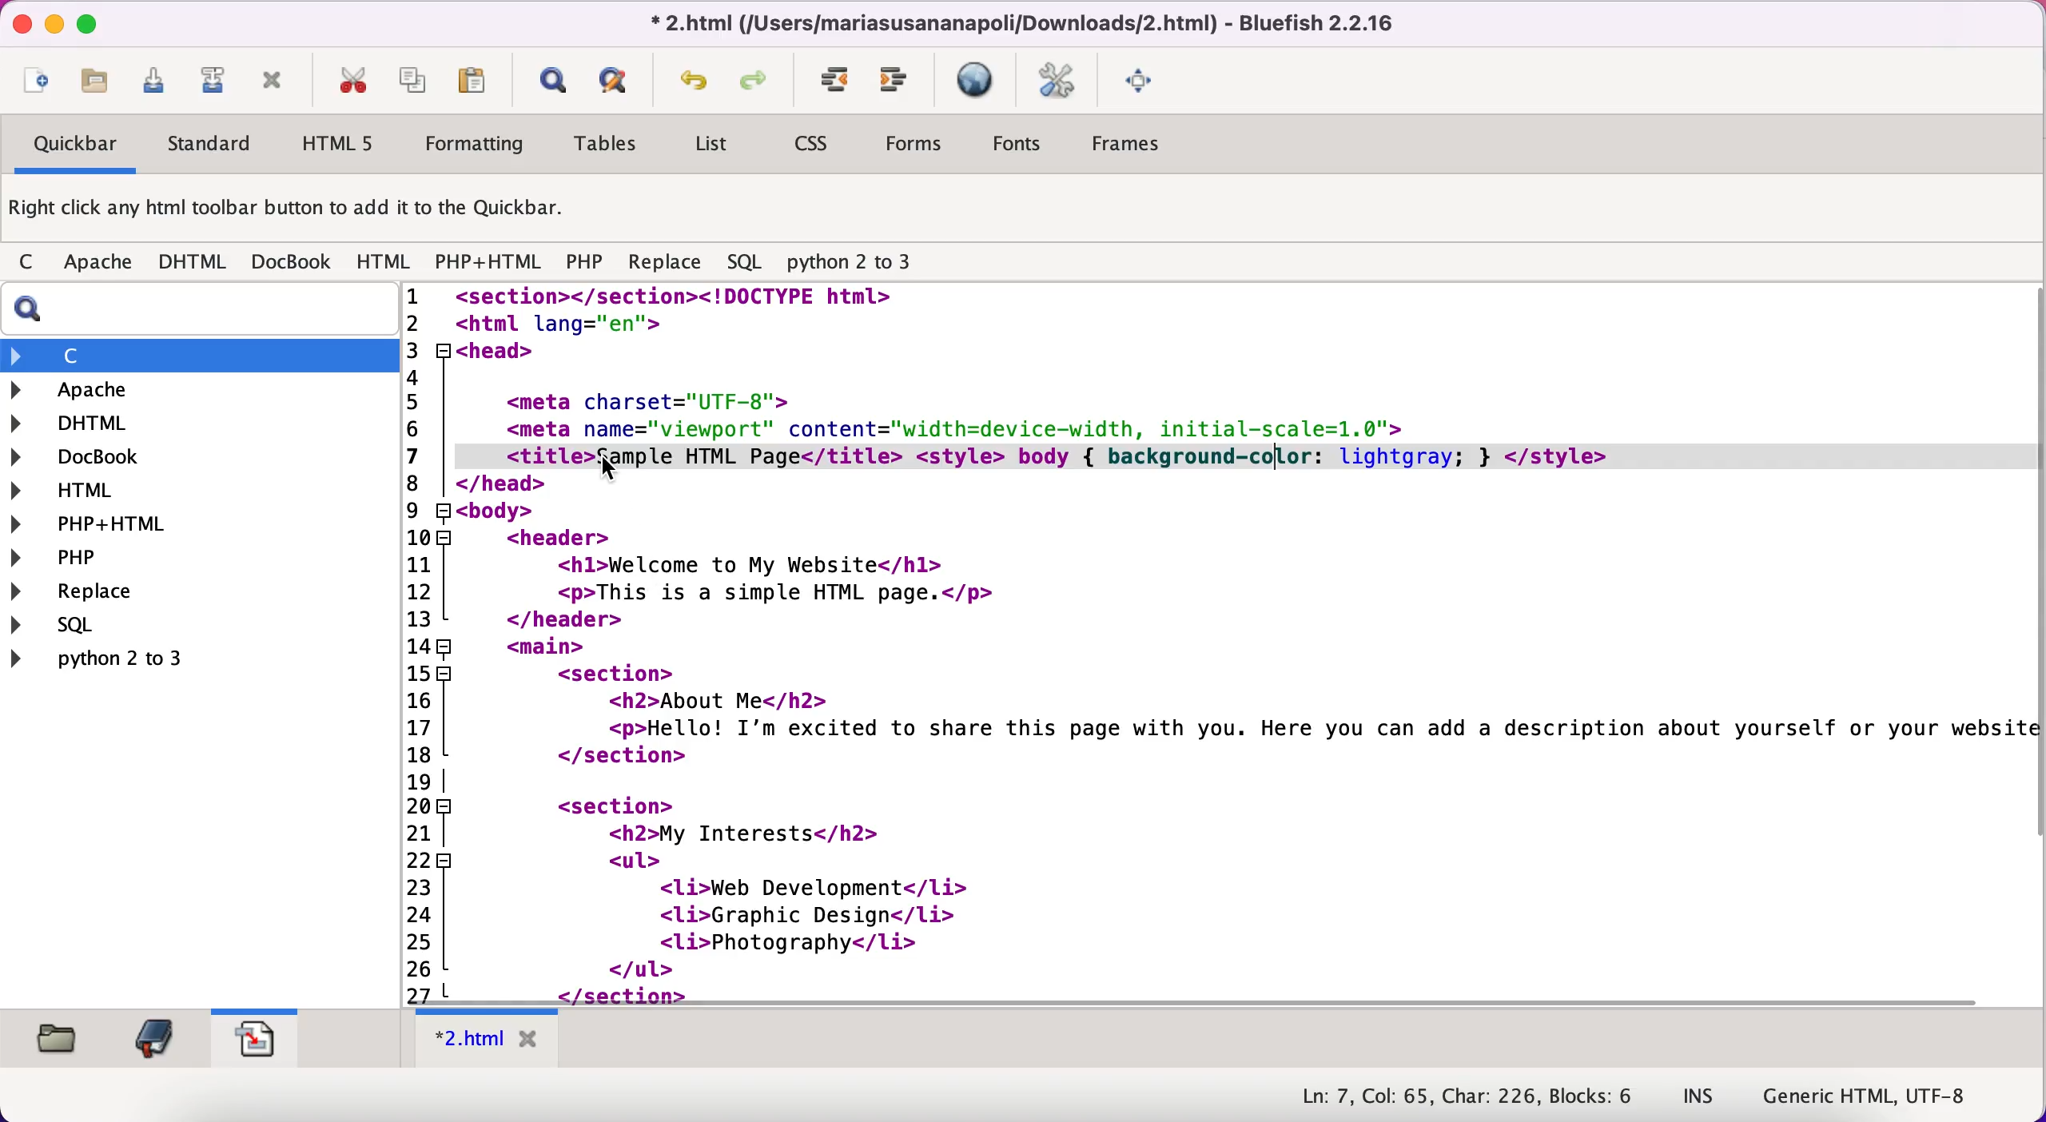 Image resolution: width=2046 pixels, height=1122 pixels. What do you see at coordinates (100, 557) in the screenshot?
I see `php` at bounding box center [100, 557].